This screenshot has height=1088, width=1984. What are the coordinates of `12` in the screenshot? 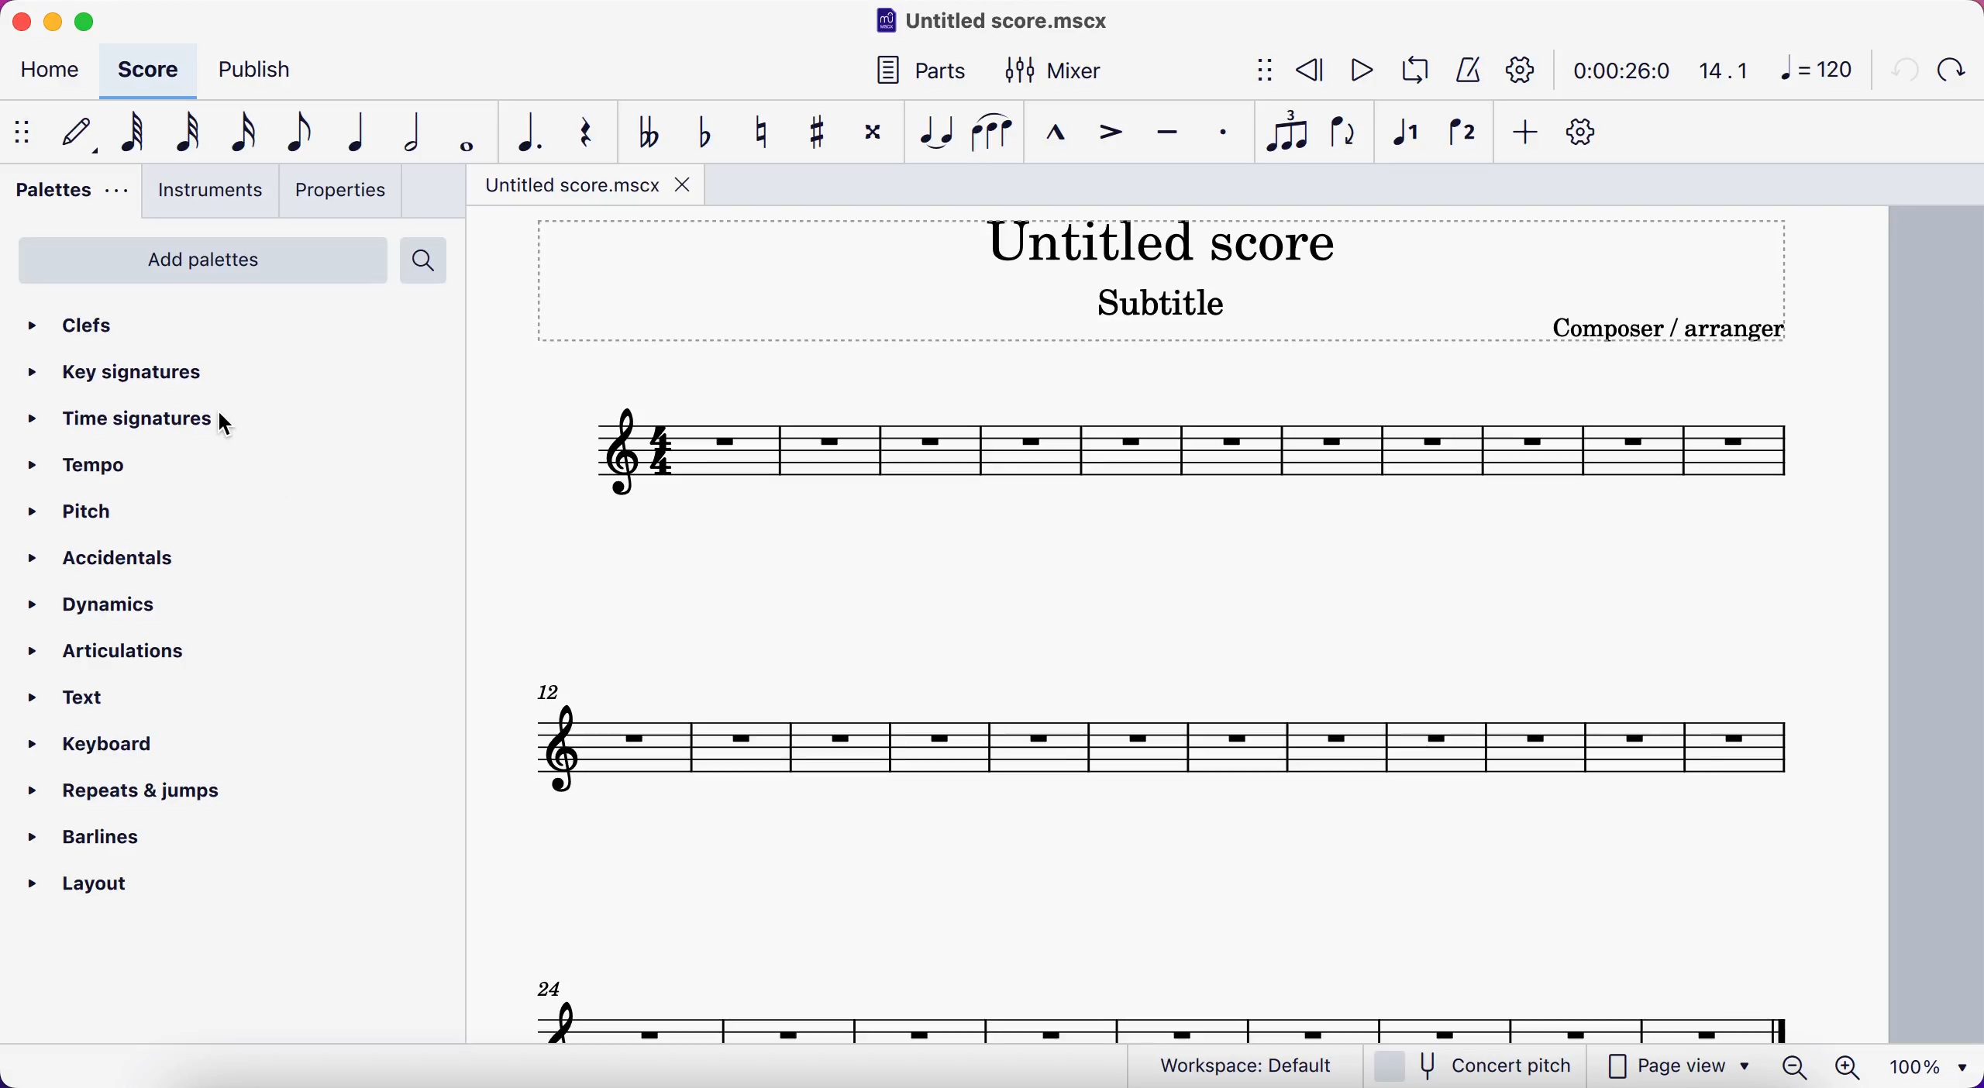 It's located at (1169, 751).